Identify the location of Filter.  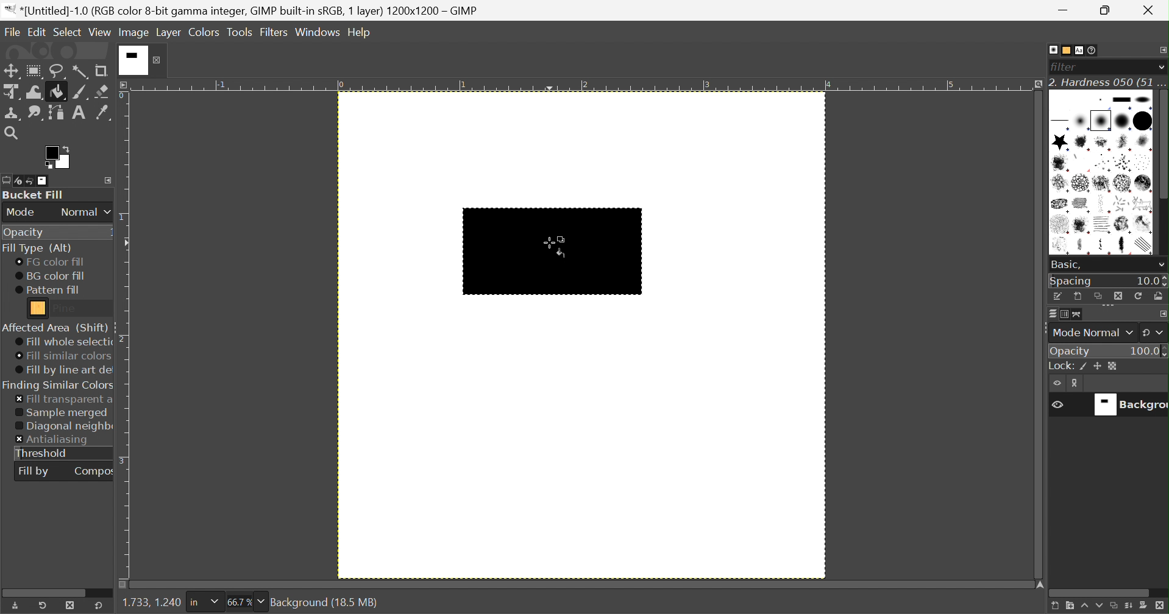
(1067, 67).